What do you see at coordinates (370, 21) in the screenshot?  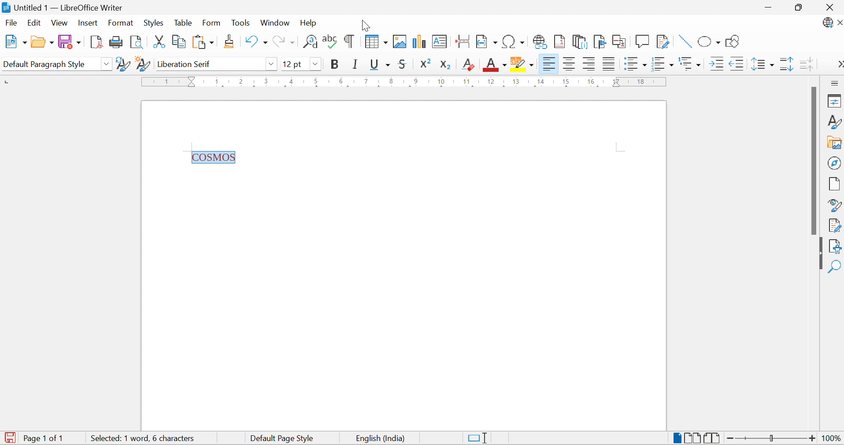 I see `pointer cursor` at bounding box center [370, 21].